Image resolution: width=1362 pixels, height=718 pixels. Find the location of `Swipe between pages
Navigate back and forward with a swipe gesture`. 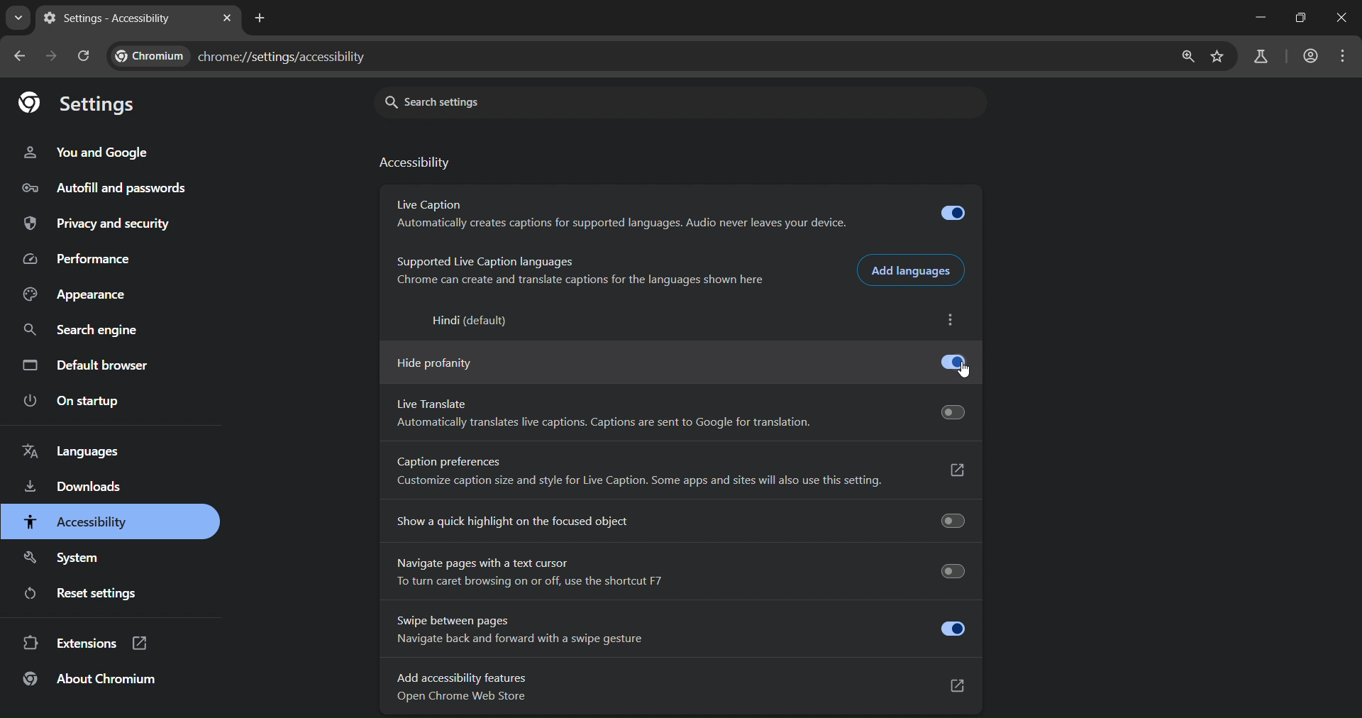

Swipe between pages
Navigate back and forward with a swipe gesture is located at coordinates (679, 629).